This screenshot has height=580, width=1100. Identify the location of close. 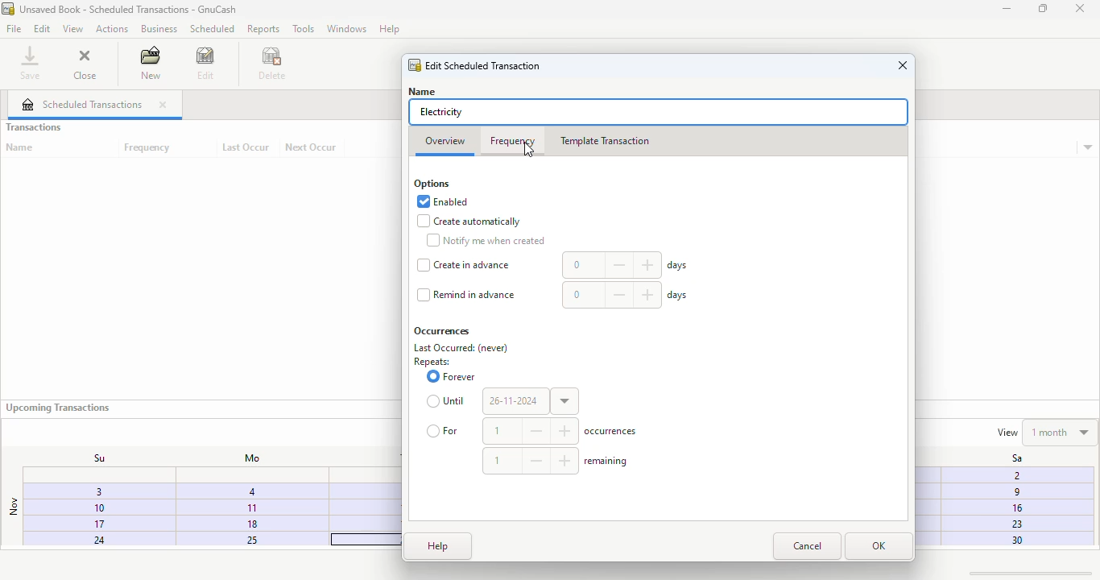
(903, 65).